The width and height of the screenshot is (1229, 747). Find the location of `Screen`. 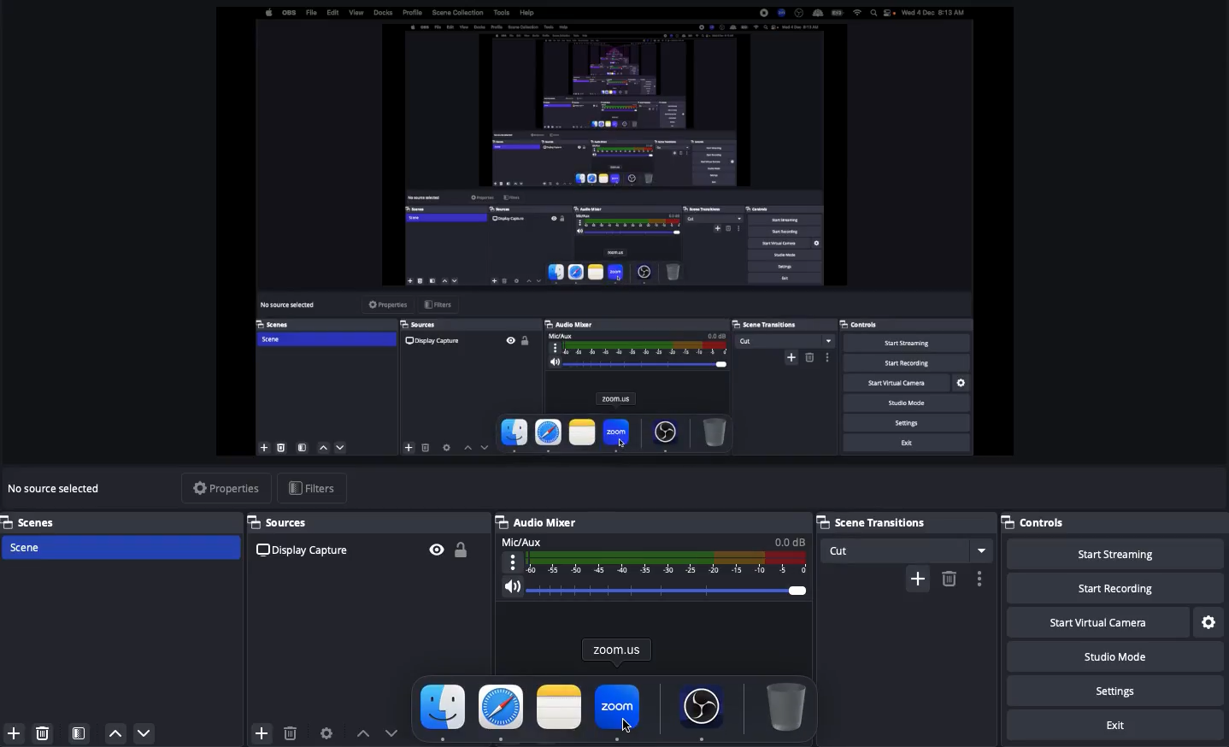

Screen is located at coordinates (617, 232).